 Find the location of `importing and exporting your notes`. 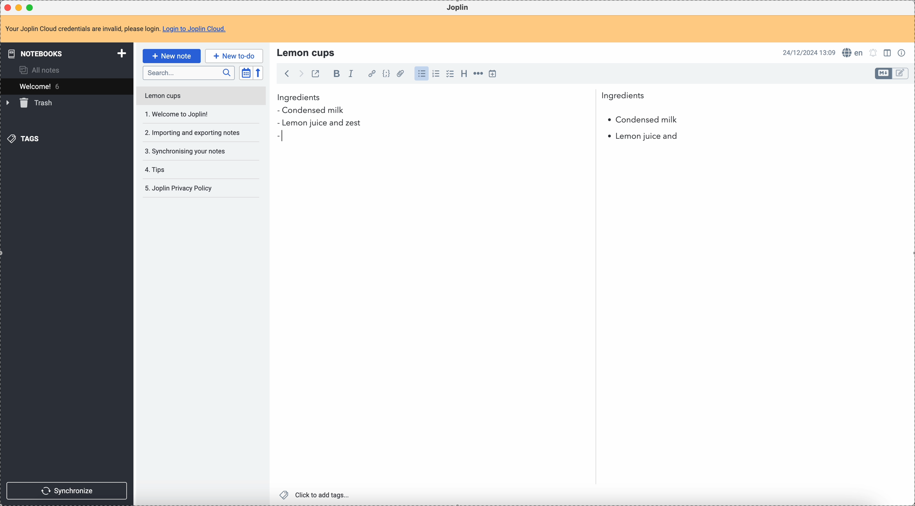

importing and exporting your notes is located at coordinates (193, 133).